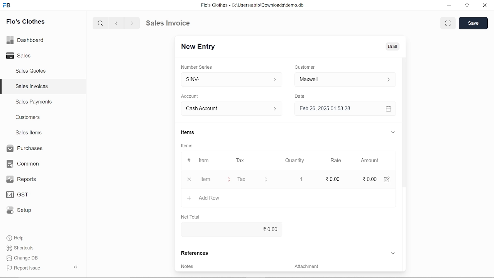 Image resolution: width=494 pixels, height=278 pixels. I want to click on Notes, so click(190, 266).